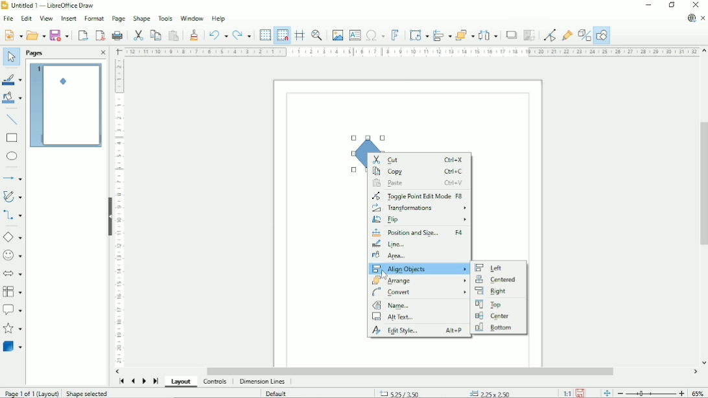 This screenshot has width=708, height=398. Describe the element at coordinates (690, 18) in the screenshot. I see `Update available` at that location.